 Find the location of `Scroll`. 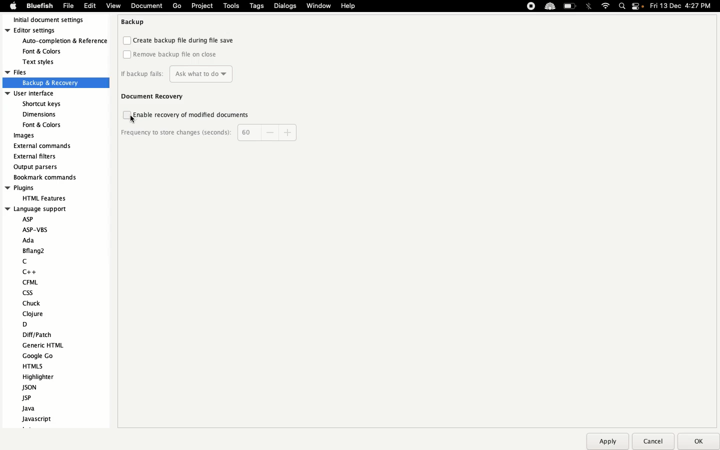

Scroll is located at coordinates (108, 165).